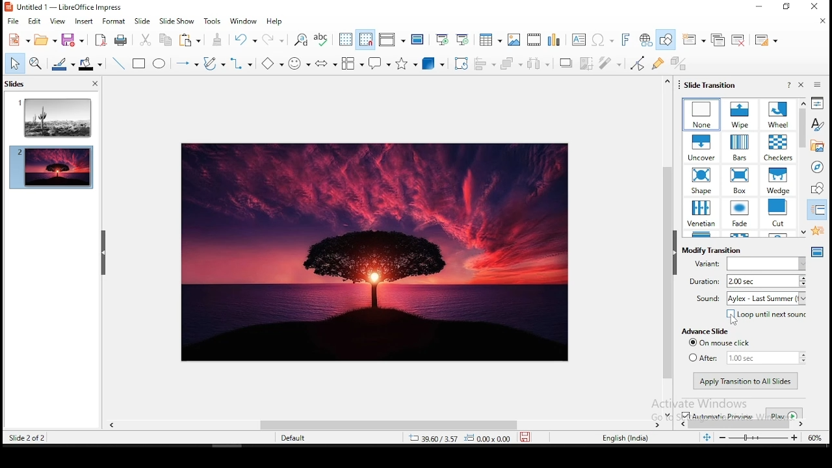  What do you see at coordinates (13, 20) in the screenshot?
I see `file` at bounding box center [13, 20].